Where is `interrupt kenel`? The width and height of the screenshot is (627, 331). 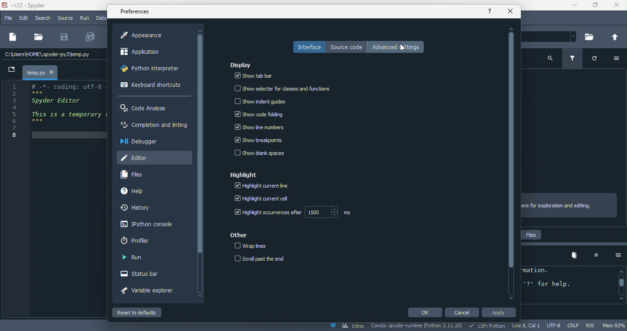
interrupt kenel is located at coordinates (593, 256).